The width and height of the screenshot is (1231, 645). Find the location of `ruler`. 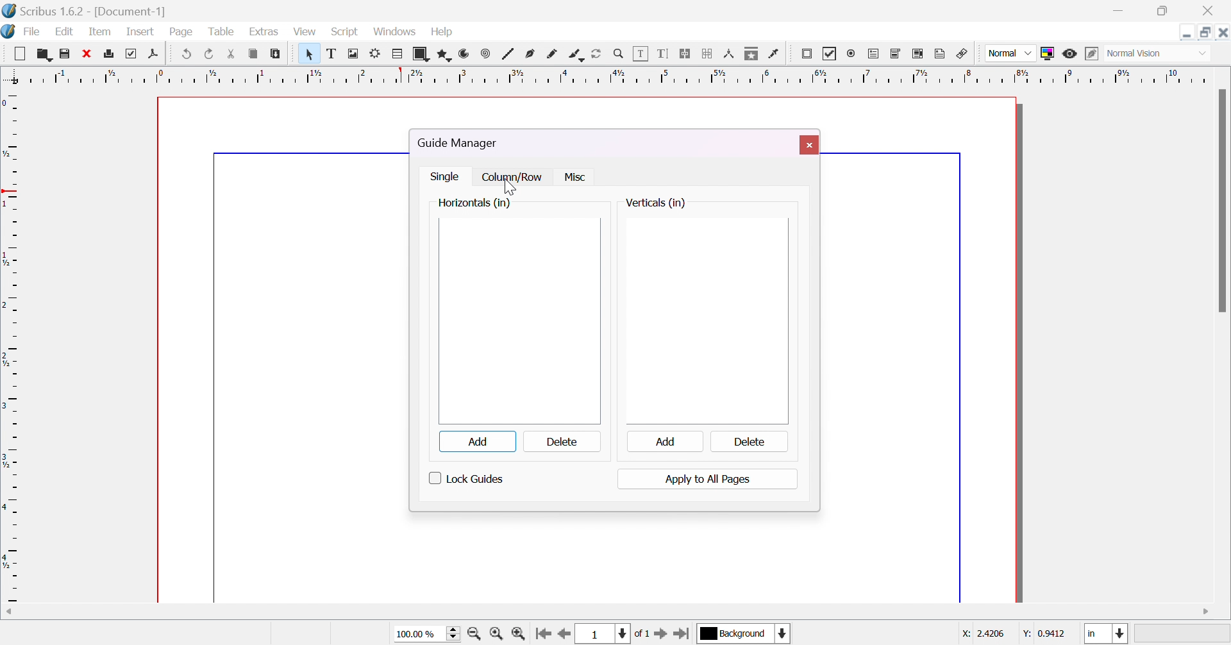

ruler is located at coordinates (614, 75).